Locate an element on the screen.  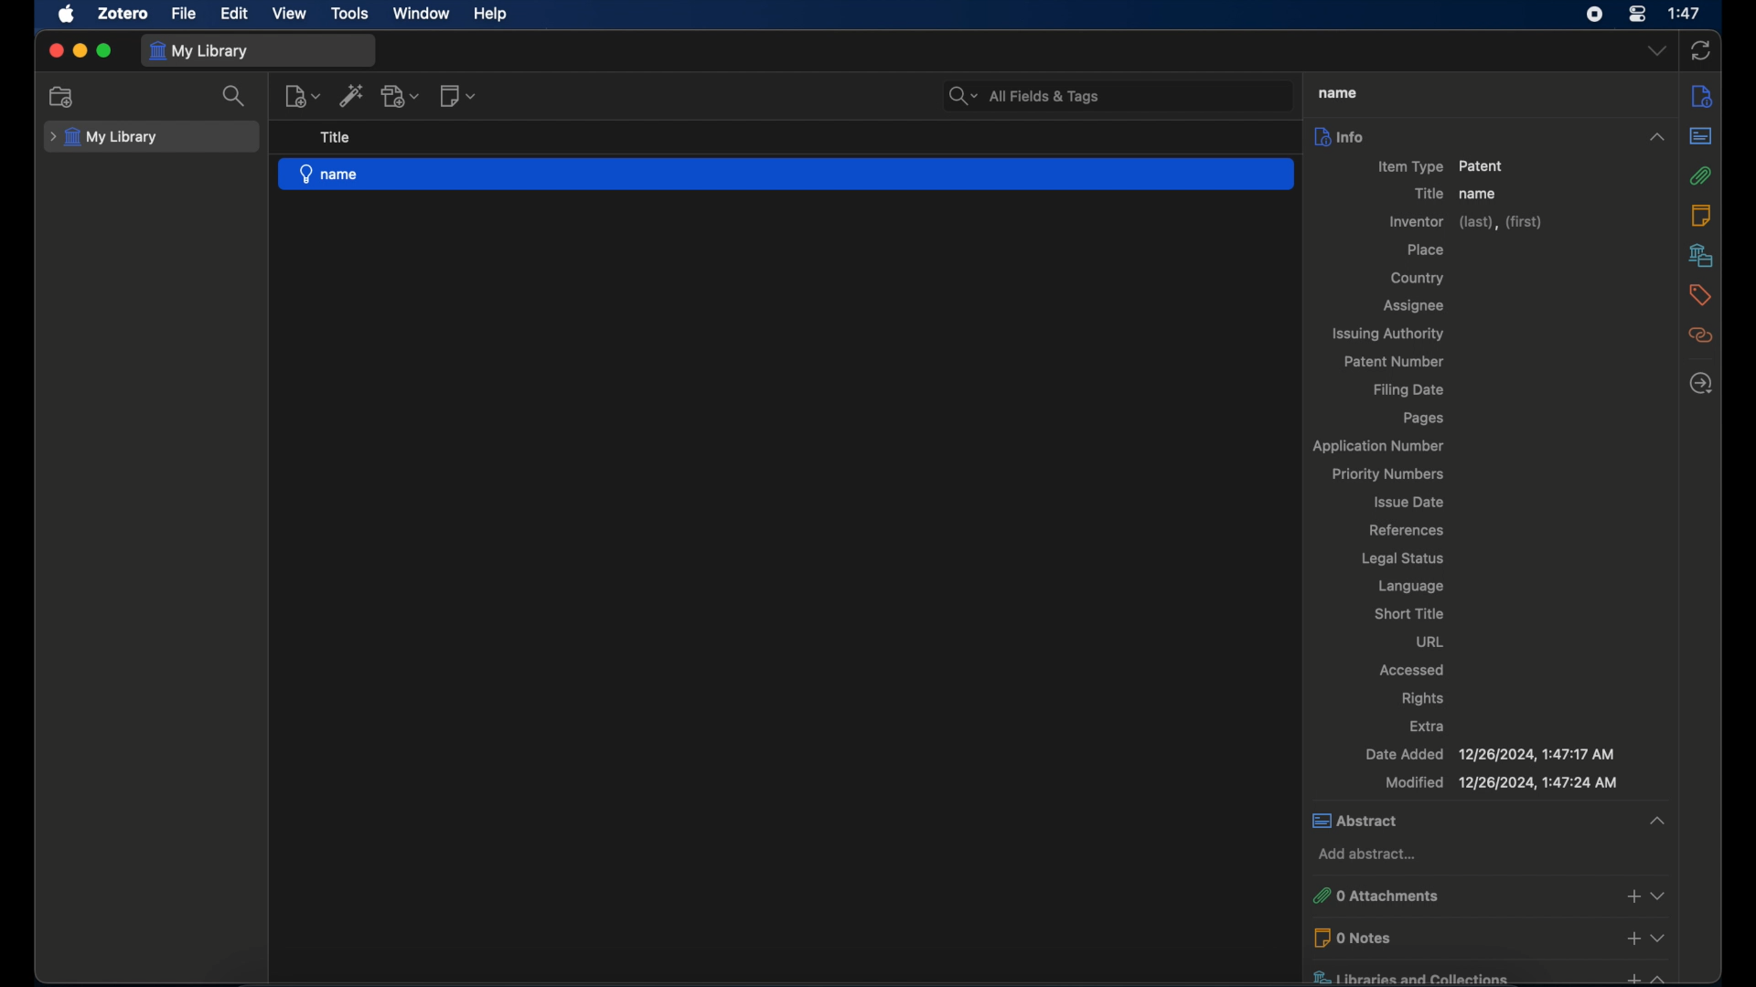
name is located at coordinates (1339, 93).